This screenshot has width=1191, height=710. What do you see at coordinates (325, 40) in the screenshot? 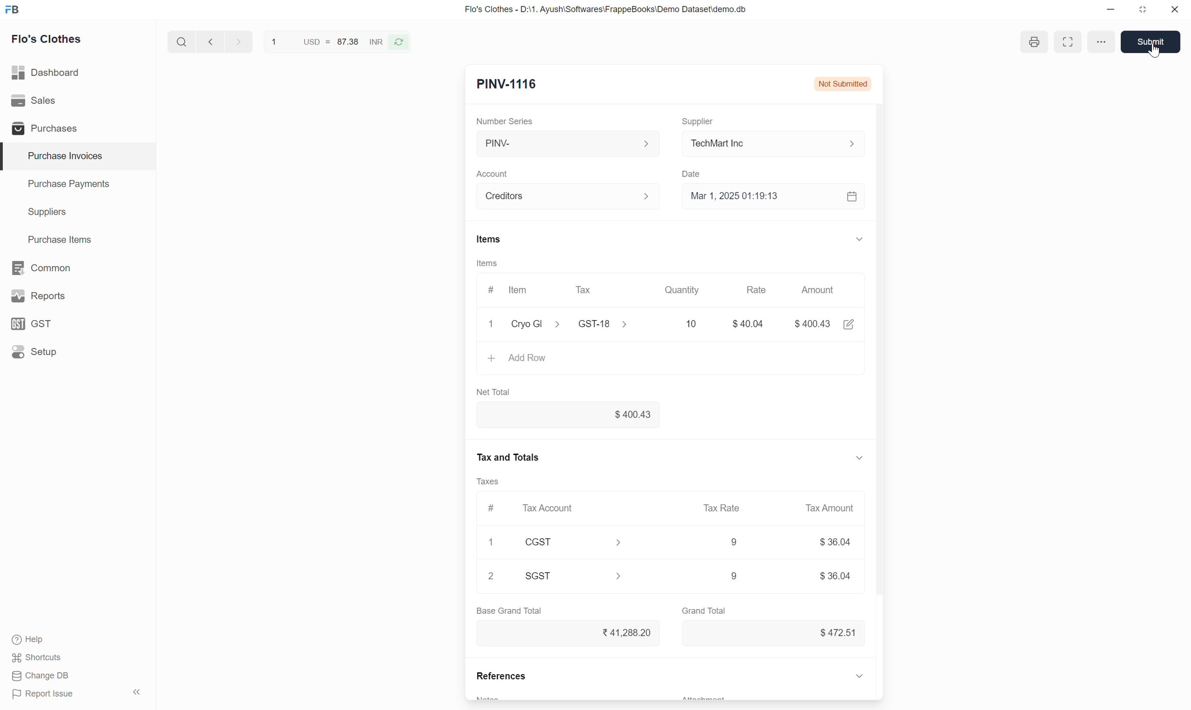
I see `1 USD = 87.38 INR` at bounding box center [325, 40].